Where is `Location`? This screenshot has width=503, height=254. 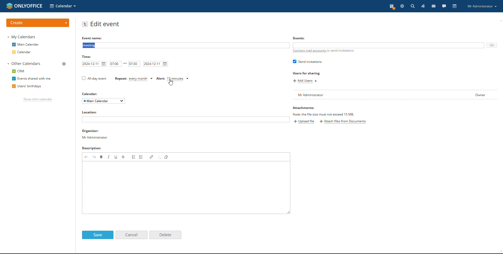
Location is located at coordinates (90, 113).